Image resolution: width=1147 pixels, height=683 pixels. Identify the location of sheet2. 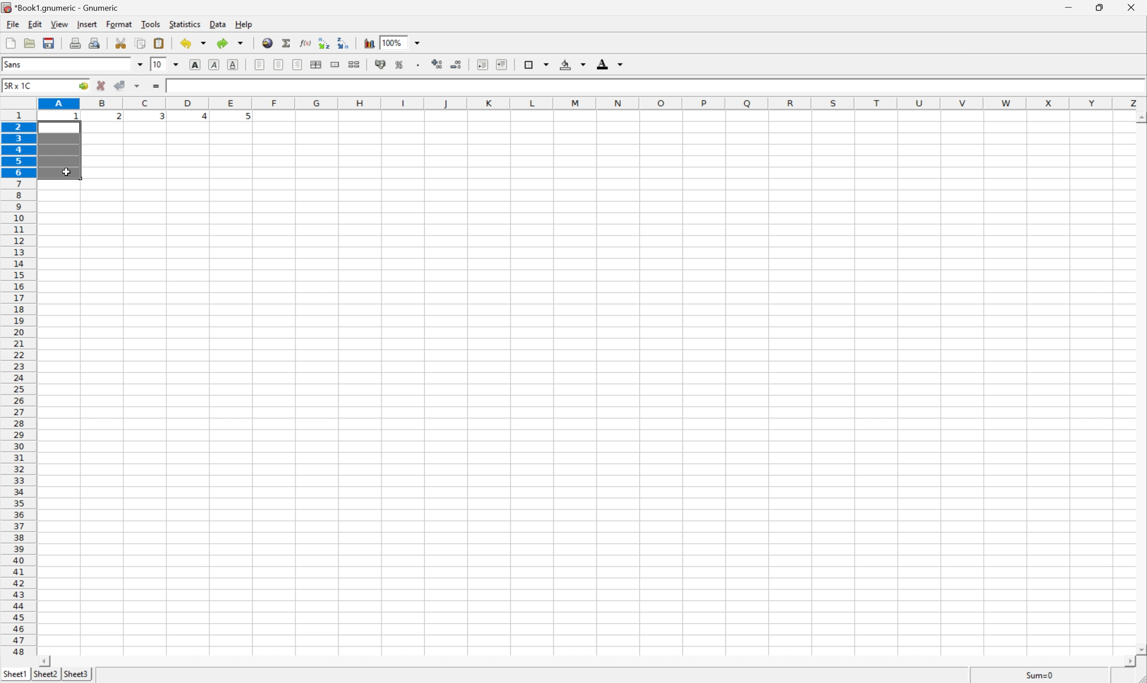
(46, 677).